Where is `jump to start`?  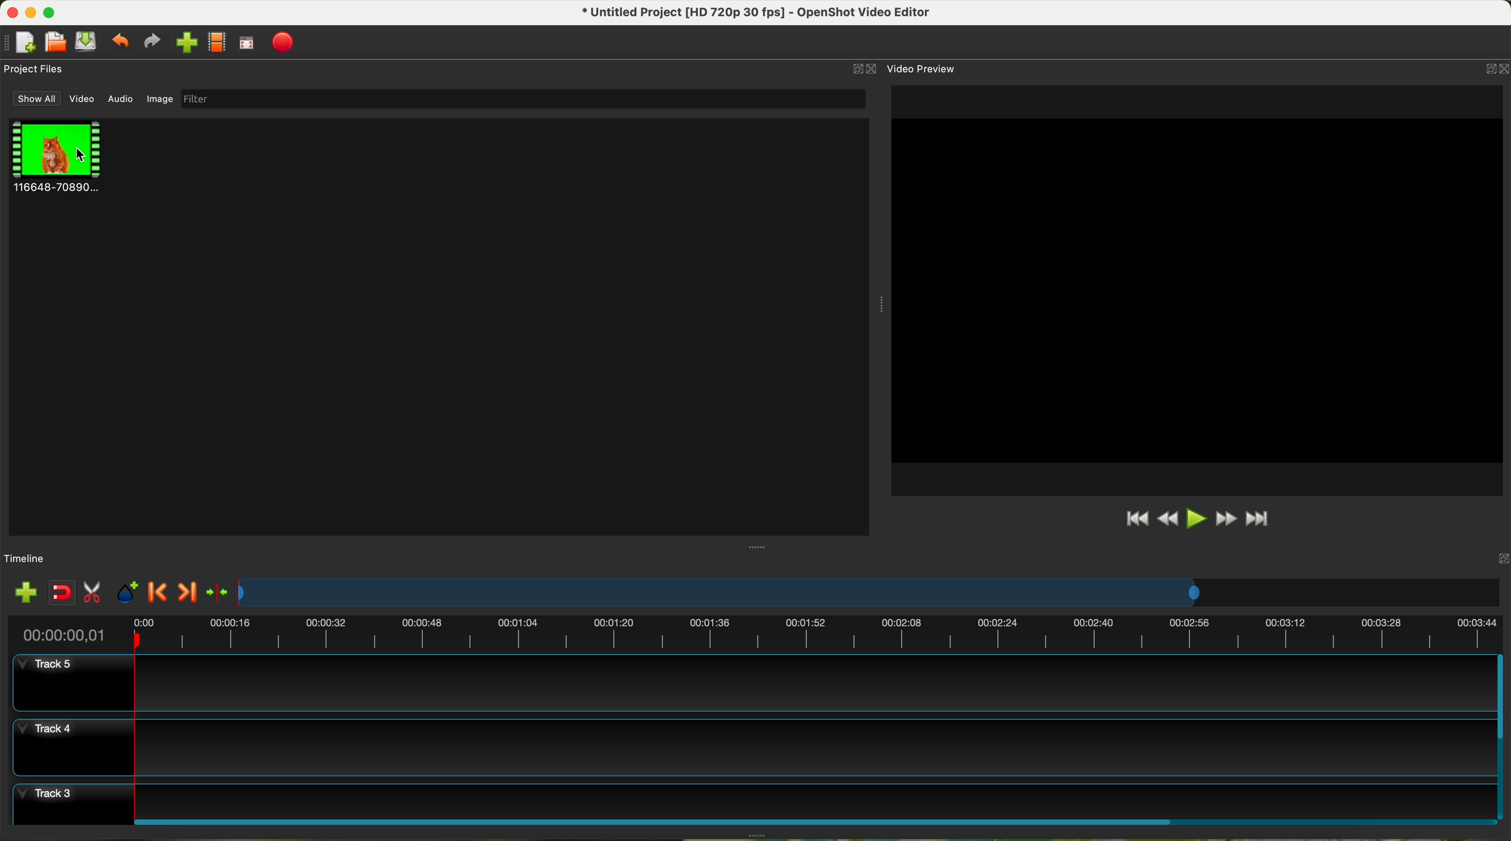
jump to start is located at coordinates (1136, 517).